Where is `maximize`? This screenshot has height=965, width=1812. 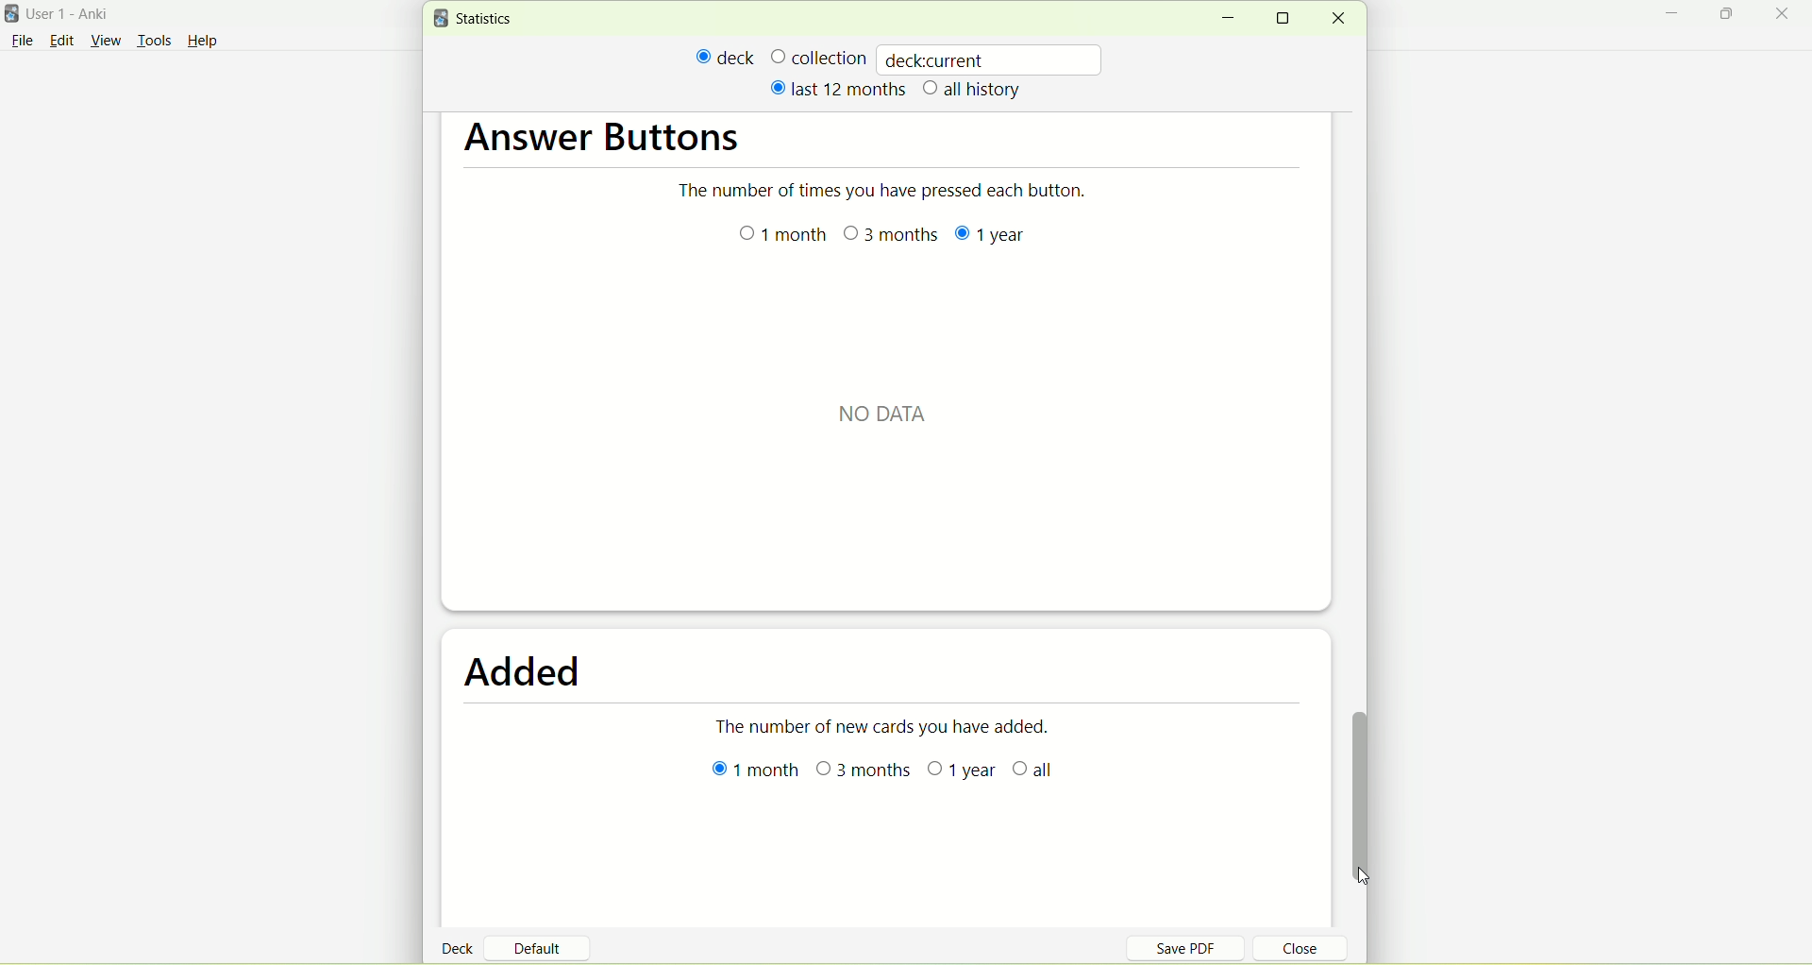
maximize is located at coordinates (1289, 18).